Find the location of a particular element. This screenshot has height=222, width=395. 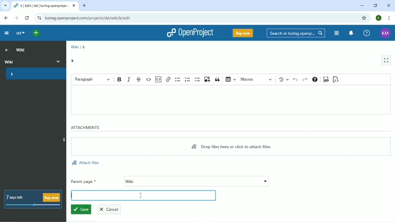

Modules is located at coordinates (337, 33).